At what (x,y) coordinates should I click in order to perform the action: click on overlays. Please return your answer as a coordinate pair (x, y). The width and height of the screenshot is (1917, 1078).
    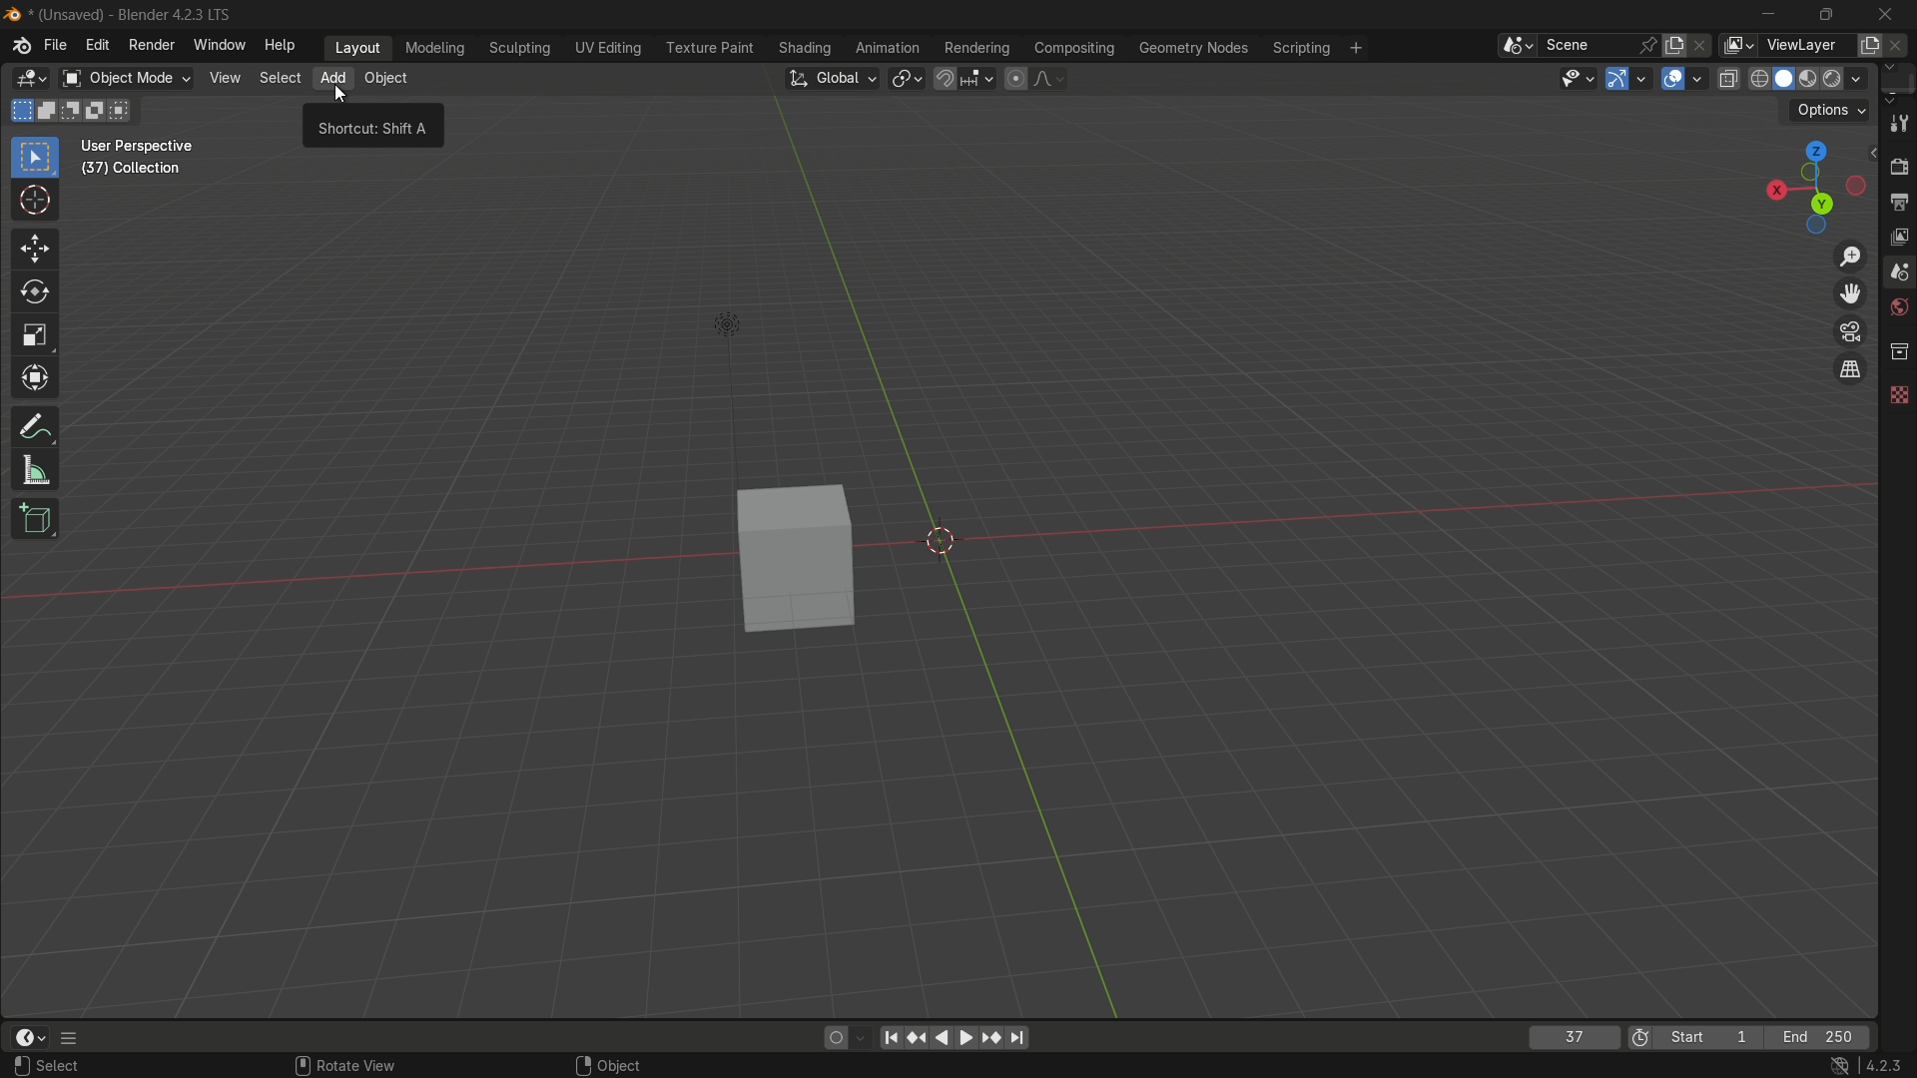
    Looking at the image, I should click on (1700, 78).